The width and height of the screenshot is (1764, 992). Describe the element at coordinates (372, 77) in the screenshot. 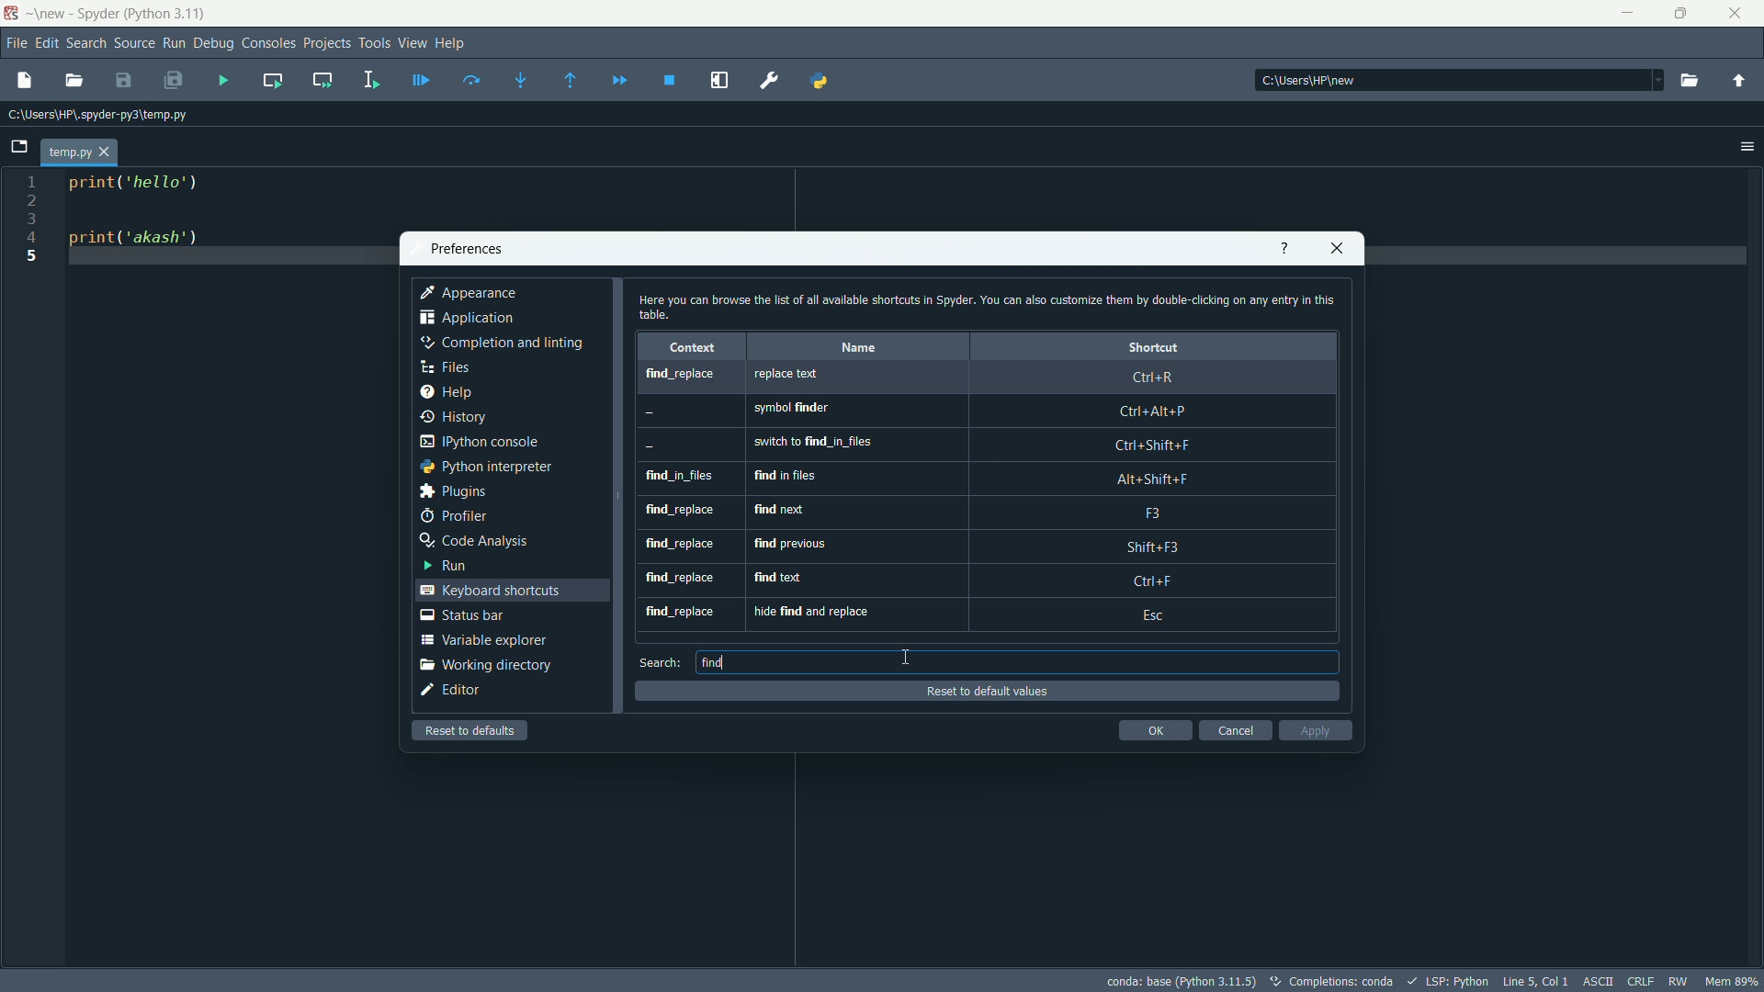

I see `run selection` at that location.